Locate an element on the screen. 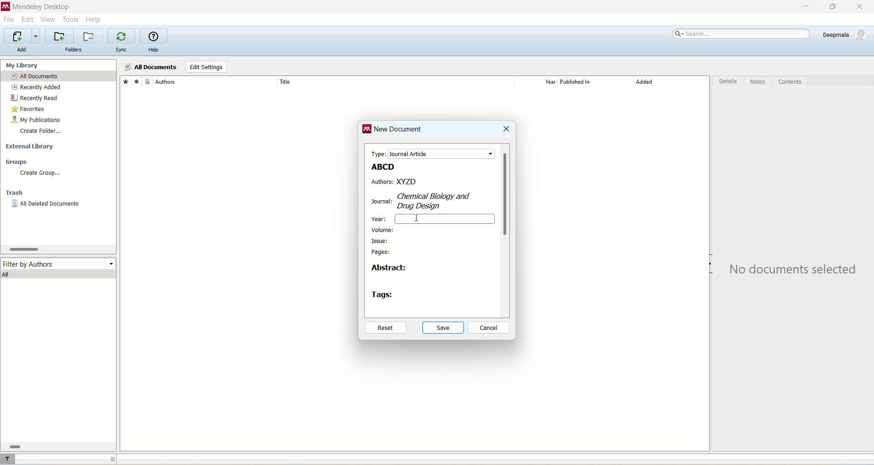 The width and height of the screenshot is (874, 465). search is located at coordinates (742, 34).